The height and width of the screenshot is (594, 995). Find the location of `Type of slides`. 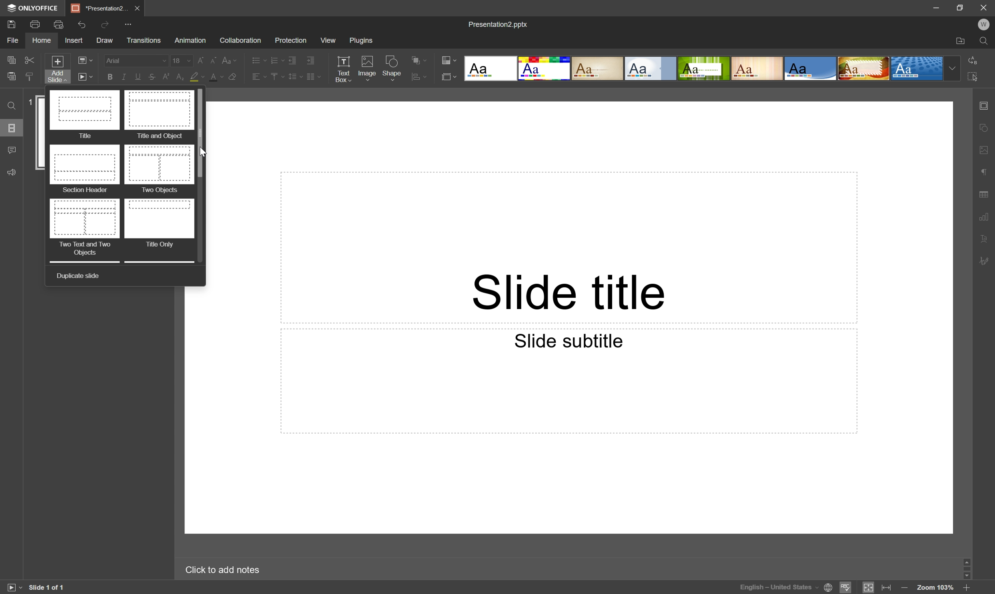

Type of slides is located at coordinates (120, 175).